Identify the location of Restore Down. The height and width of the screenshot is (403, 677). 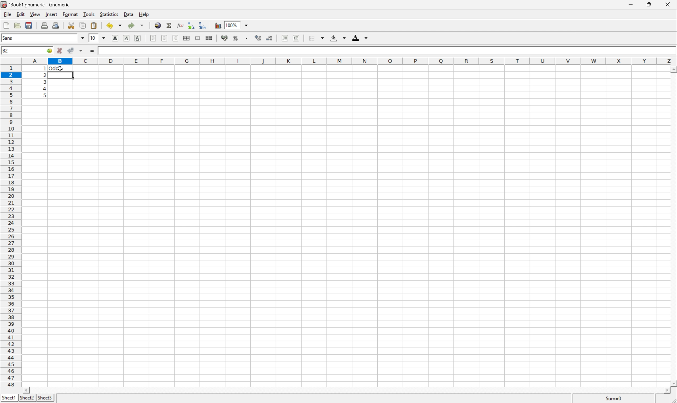
(650, 4).